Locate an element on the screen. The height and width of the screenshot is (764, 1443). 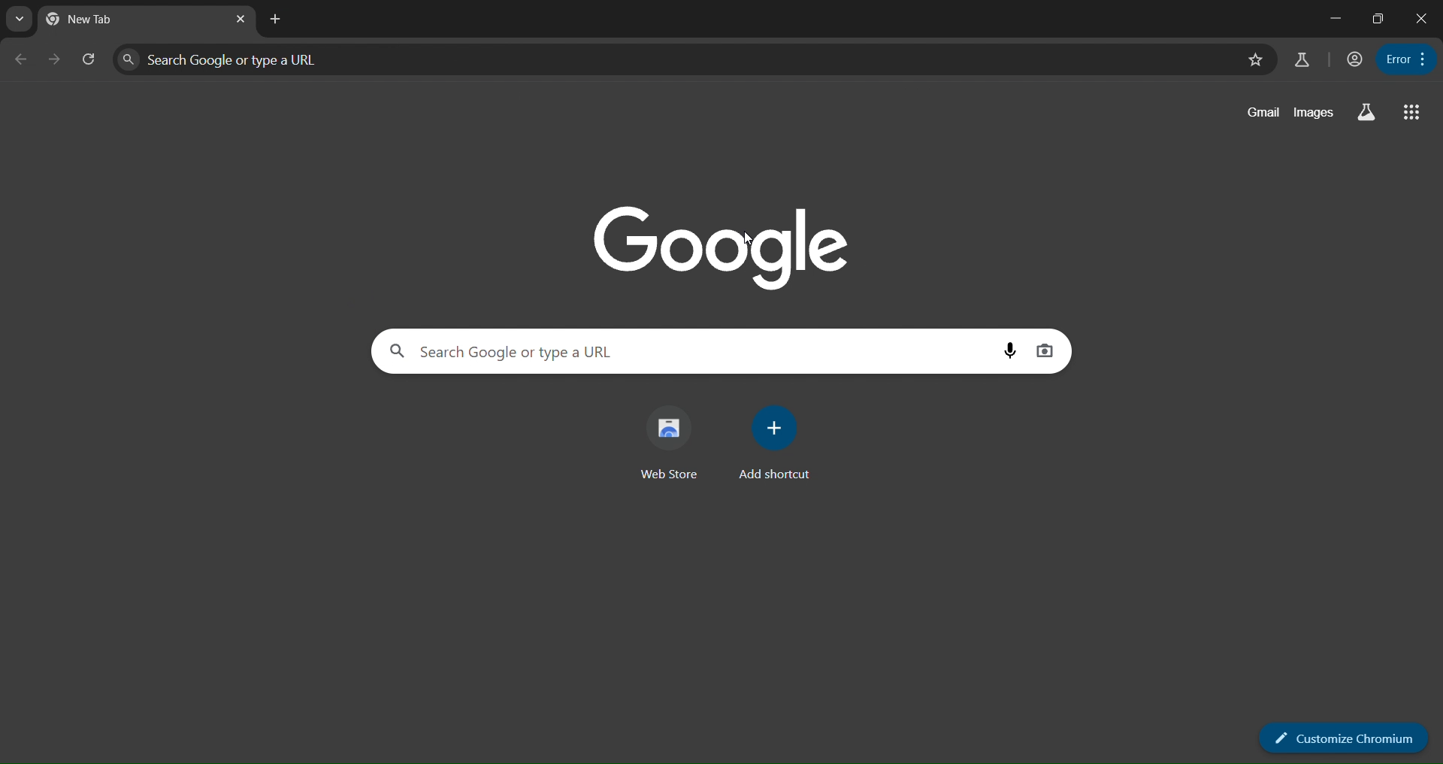
web store is located at coordinates (667, 443).